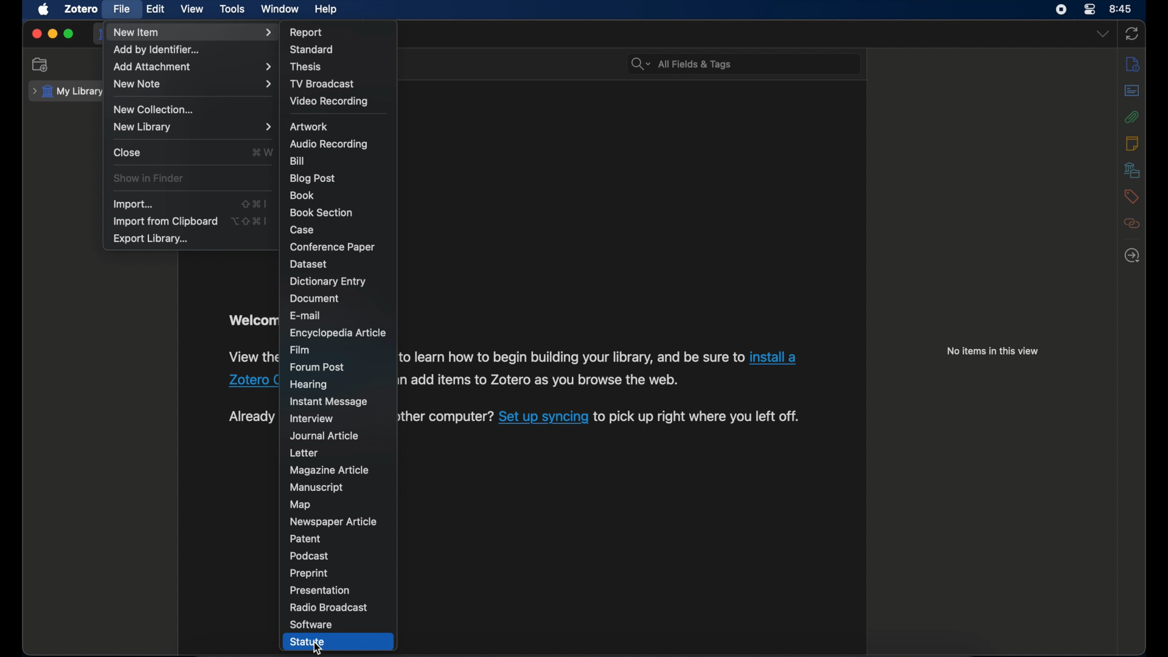 The height and width of the screenshot is (657, 1168). I want to click on import, so click(132, 204).